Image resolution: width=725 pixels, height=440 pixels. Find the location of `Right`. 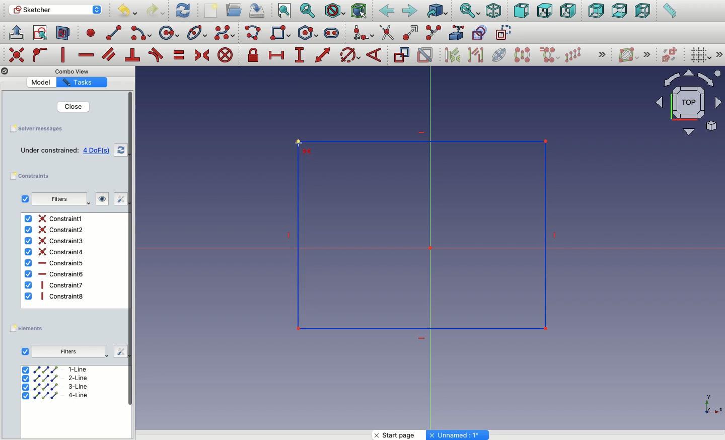

Right is located at coordinates (569, 11).